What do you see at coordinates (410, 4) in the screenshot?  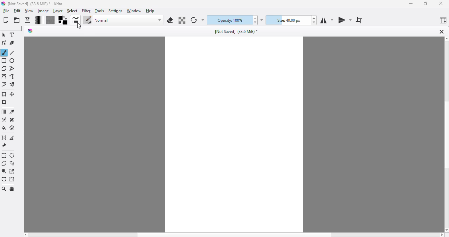 I see `minimize` at bounding box center [410, 4].